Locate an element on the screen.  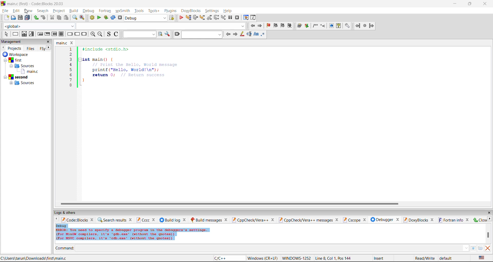
close is located at coordinates (486, 5).